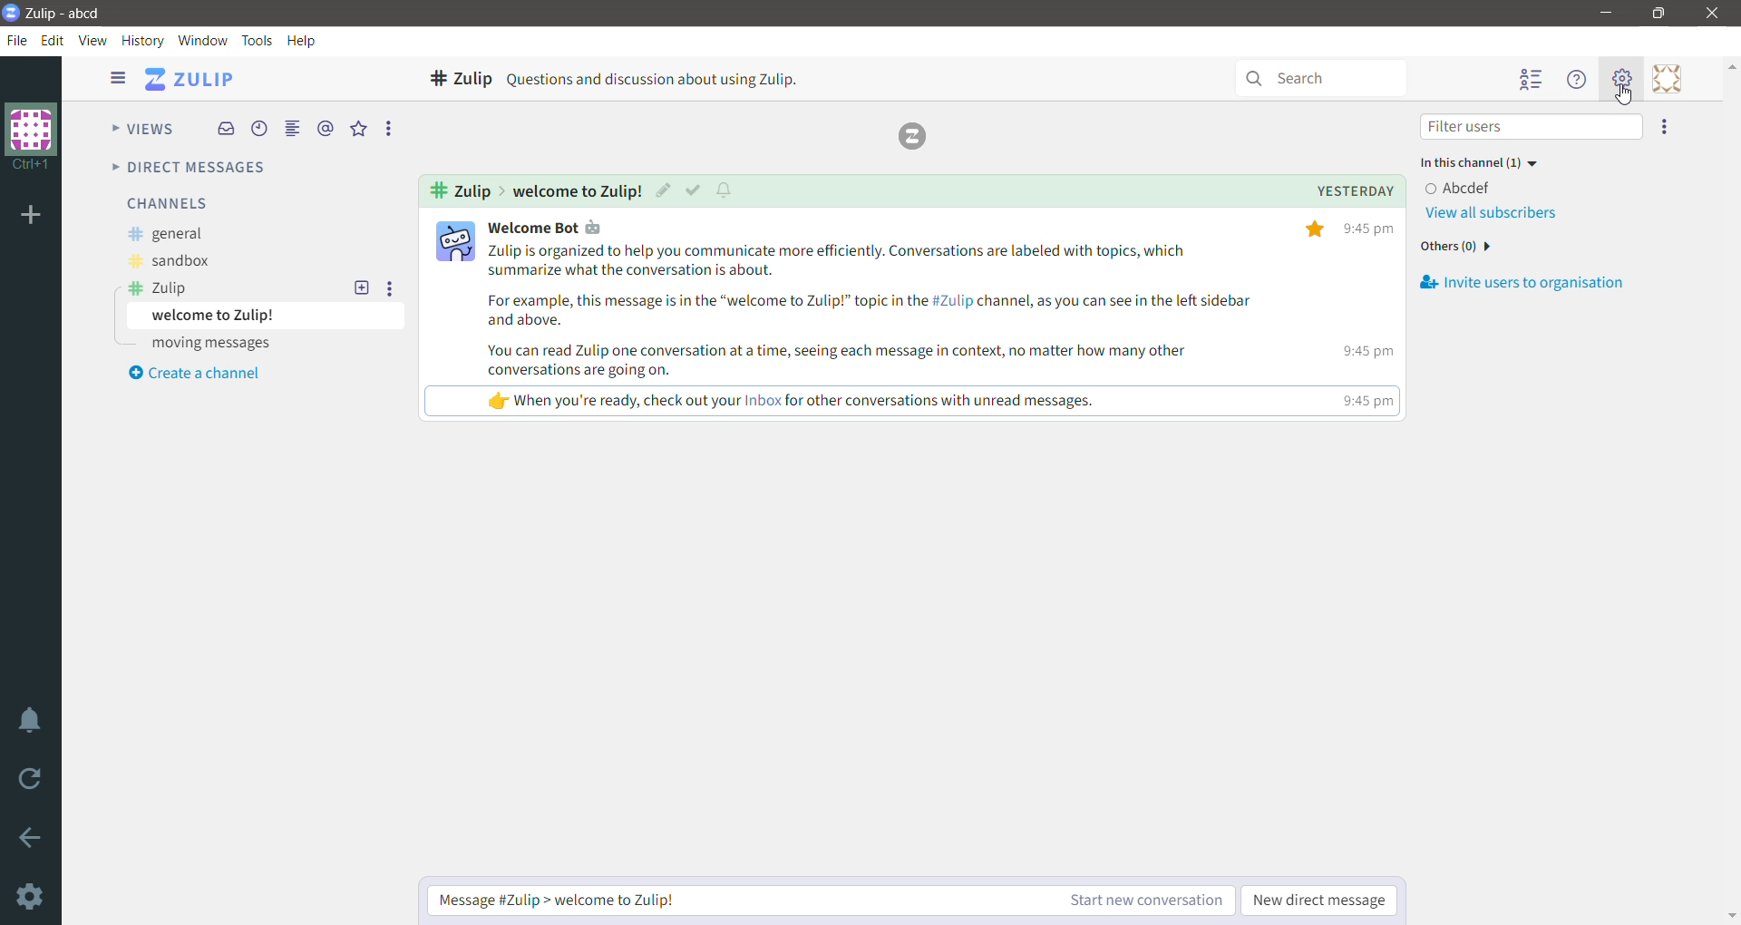 This screenshot has height=925, width=1741. Describe the element at coordinates (92, 40) in the screenshot. I see `View` at that location.